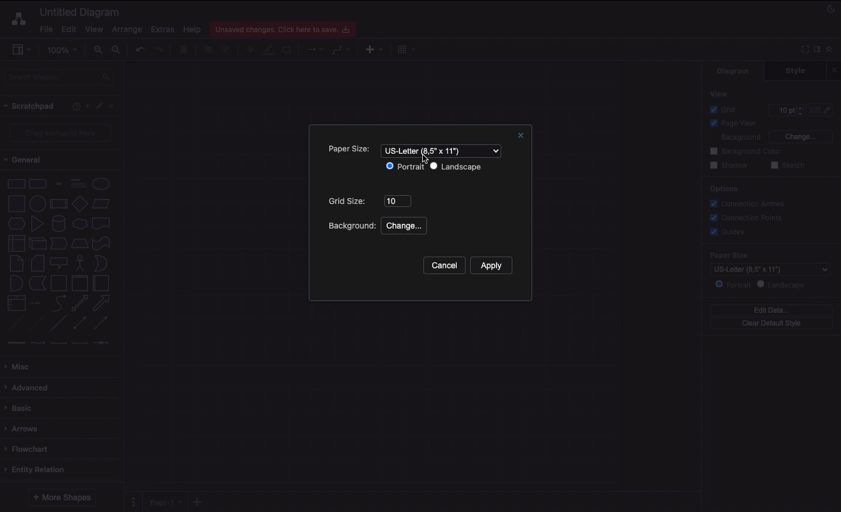  Describe the element at coordinates (101, 262) in the screenshot. I see `Or` at that location.